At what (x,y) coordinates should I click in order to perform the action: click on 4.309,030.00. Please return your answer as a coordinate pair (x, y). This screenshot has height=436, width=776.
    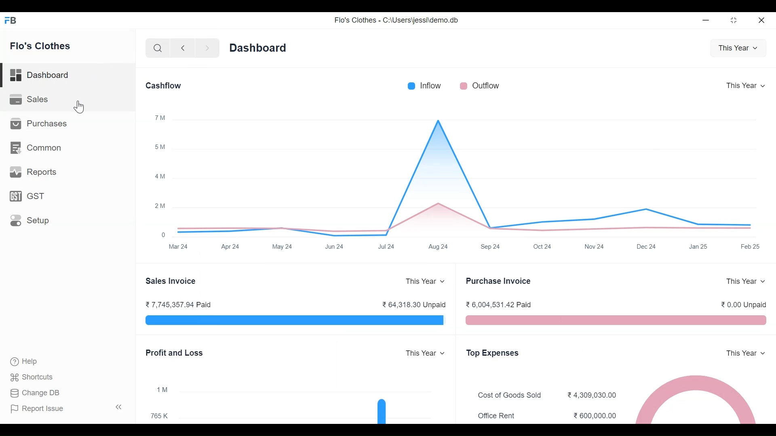
    Looking at the image, I should click on (592, 394).